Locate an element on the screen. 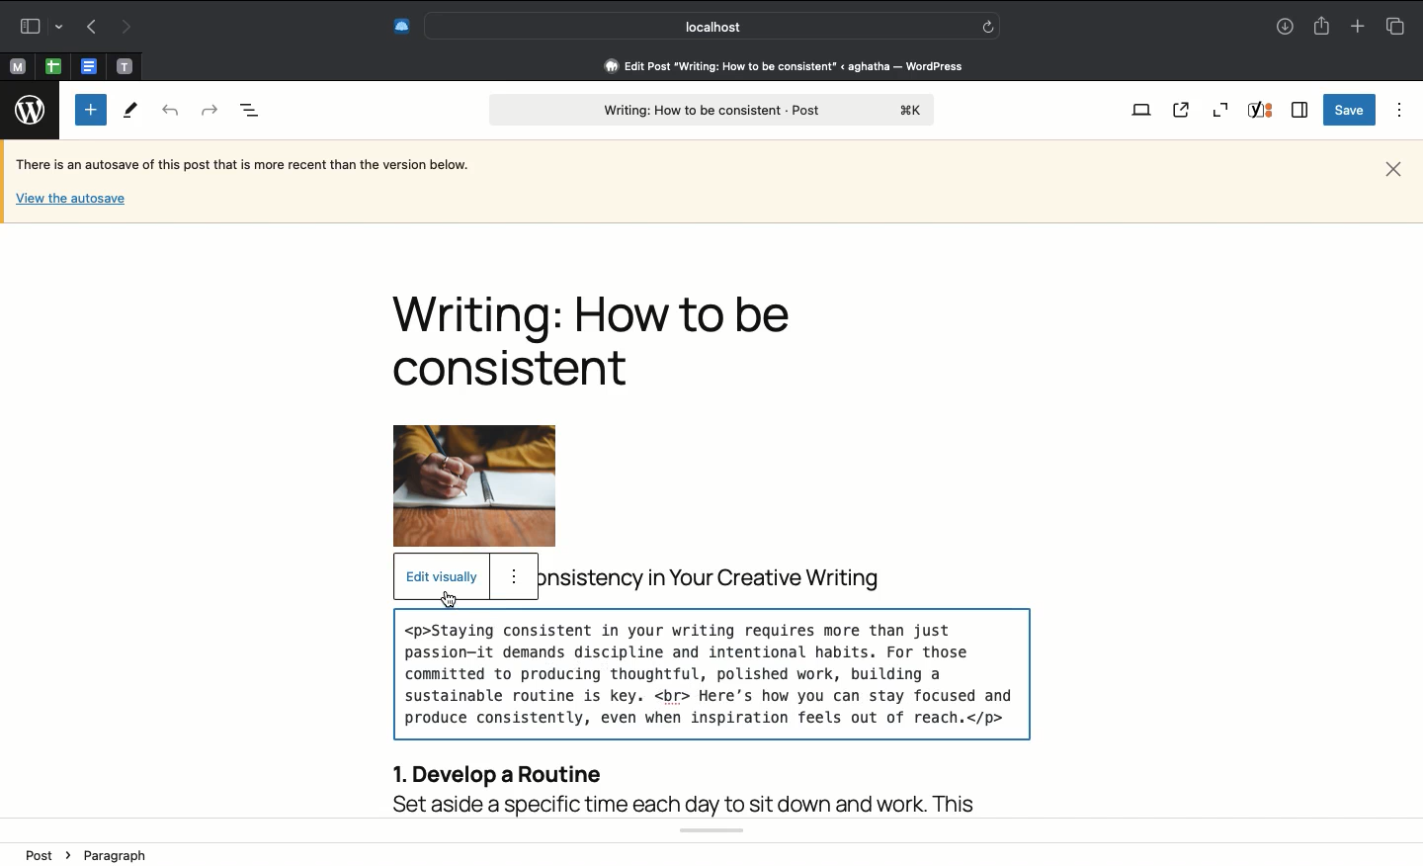 The width and height of the screenshot is (1423, 866). Image is located at coordinates (498, 485).